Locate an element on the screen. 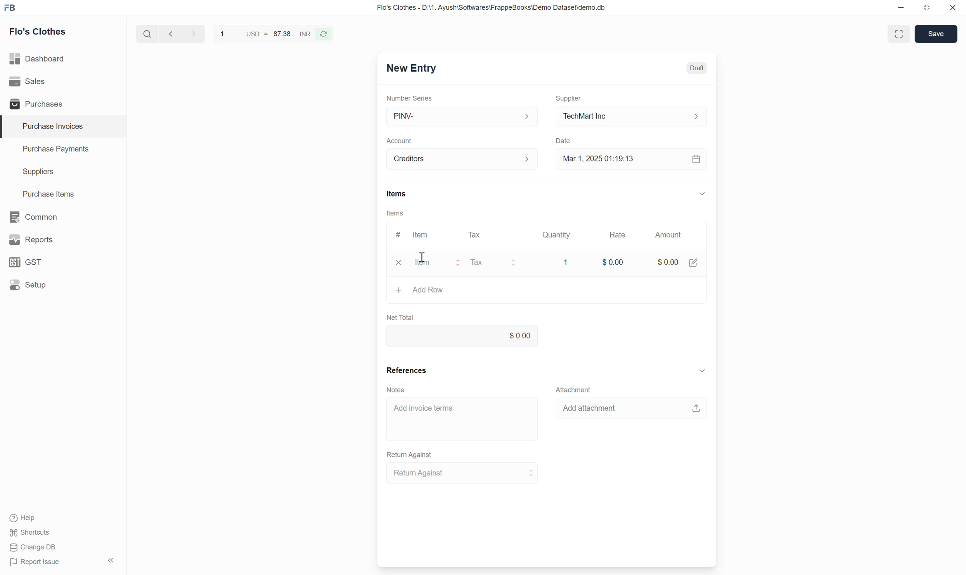 This screenshot has width=966, height=575. Date is located at coordinates (564, 139).